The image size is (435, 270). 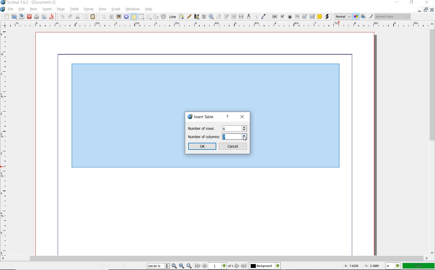 I want to click on preflight verifier, so click(x=45, y=17).